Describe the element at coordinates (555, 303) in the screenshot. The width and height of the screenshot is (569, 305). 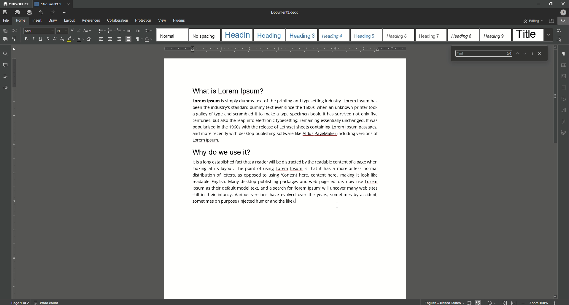
I see `Zoom in` at that location.